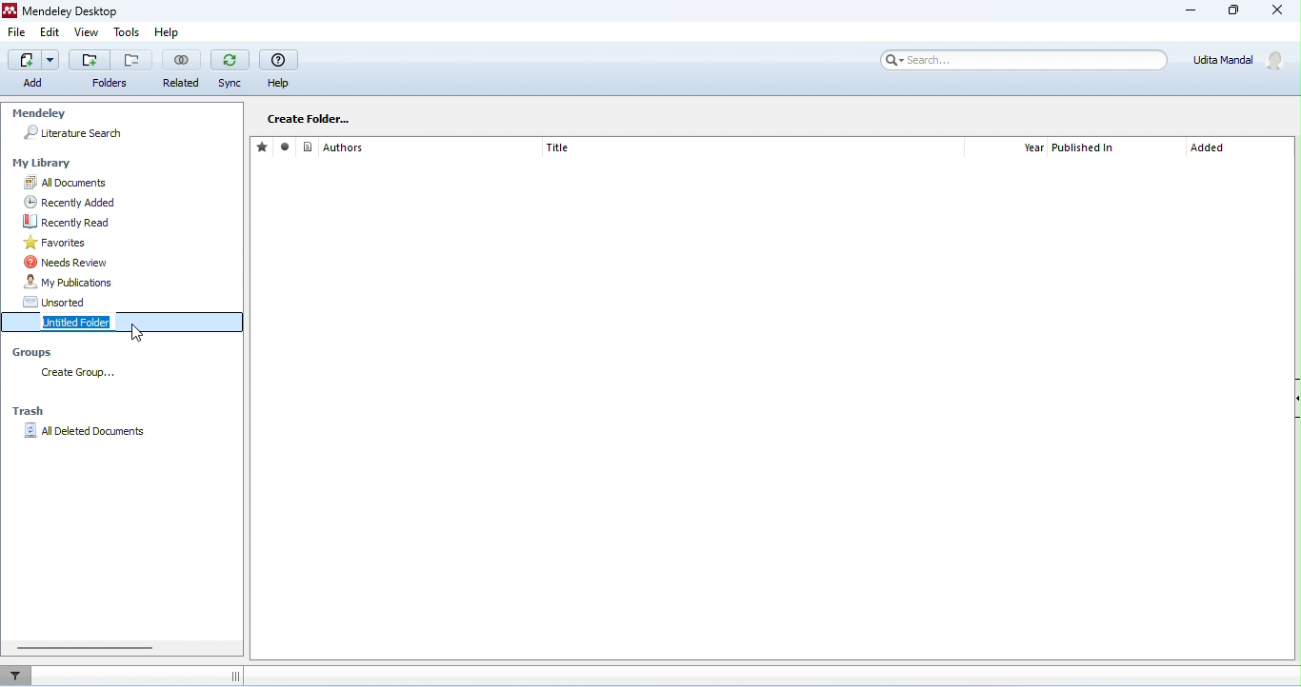  Describe the element at coordinates (409, 117) in the screenshot. I see `edit settings` at that location.